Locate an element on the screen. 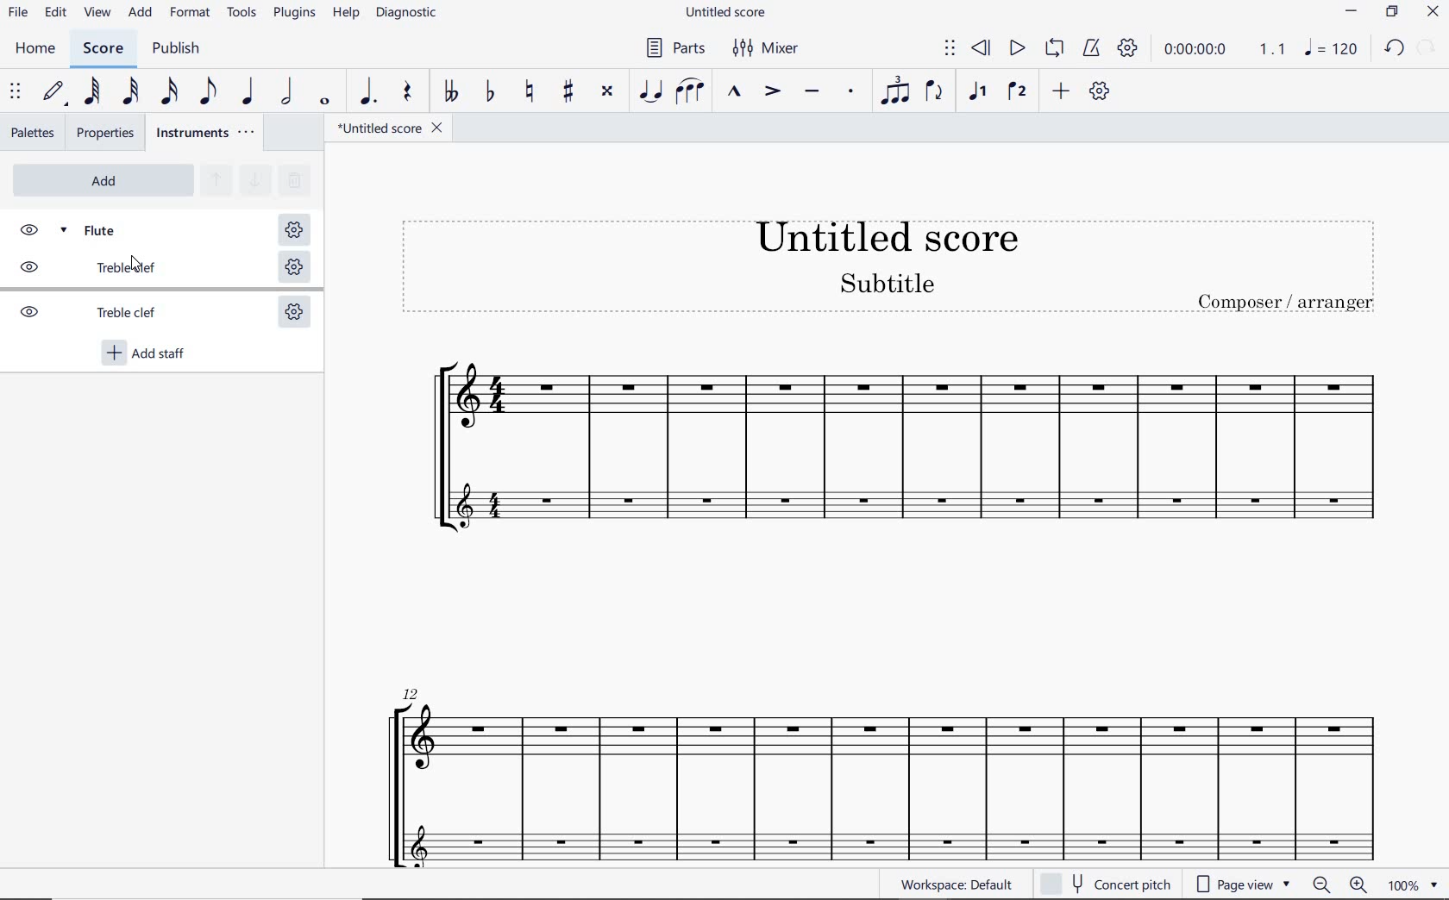  INSTRUMENTS is located at coordinates (208, 134).